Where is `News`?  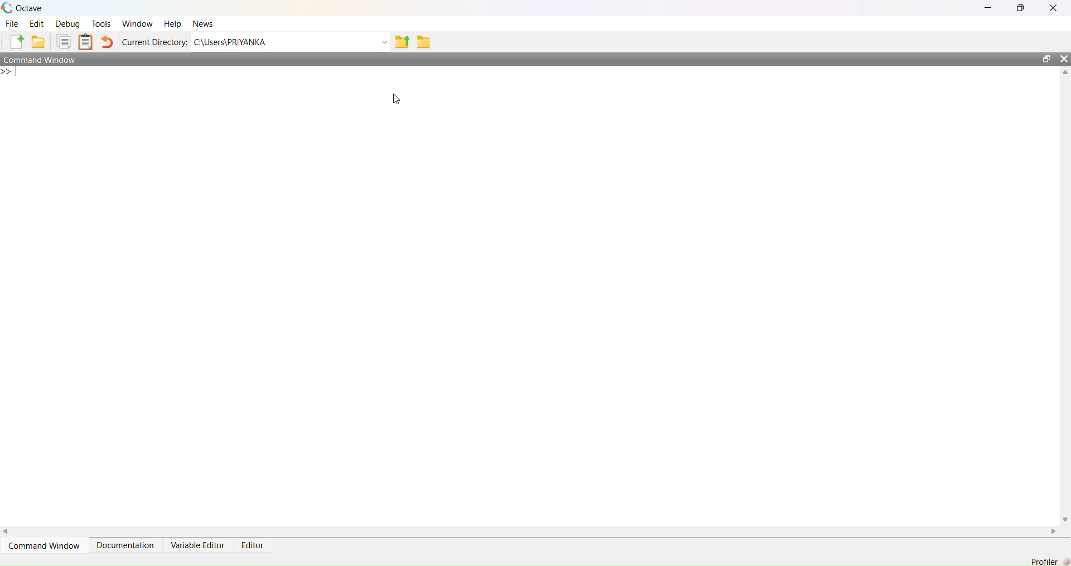 News is located at coordinates (202, 24).